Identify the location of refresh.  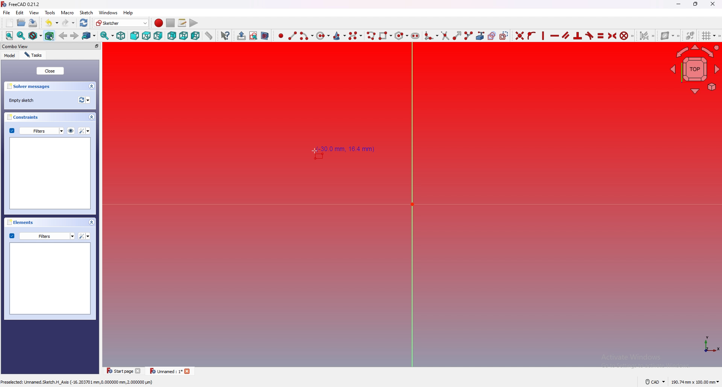
(84, 23).